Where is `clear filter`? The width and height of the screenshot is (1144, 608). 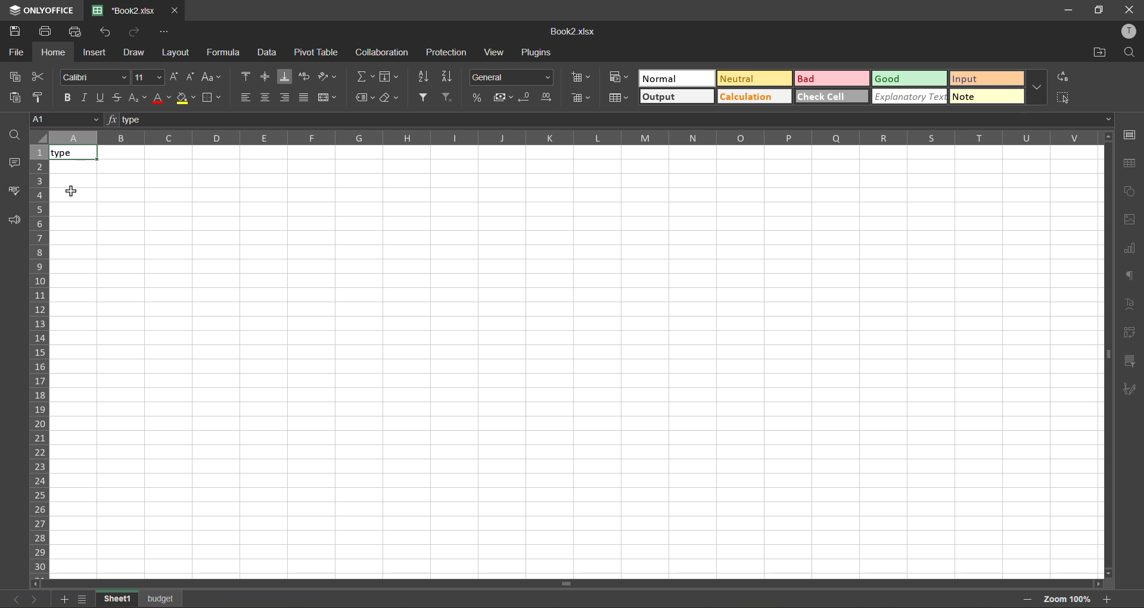 clear filter is located at coordinates (447, 98).